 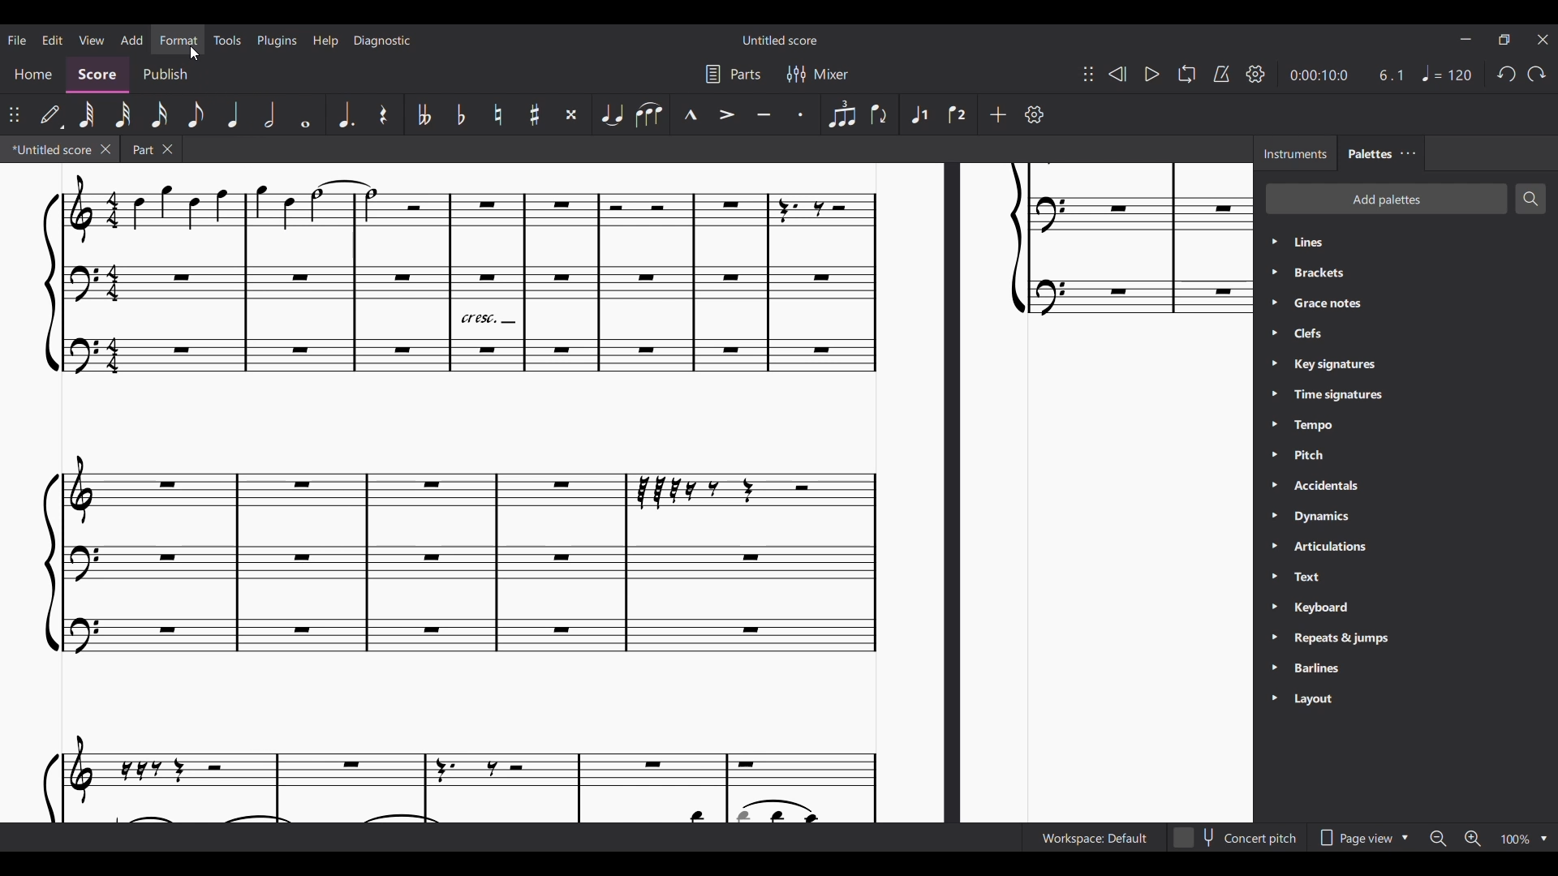 What do you see at coordinates (226, 40) in the screenshot?
I see `Tools menu` at bounding box center [226, 40].